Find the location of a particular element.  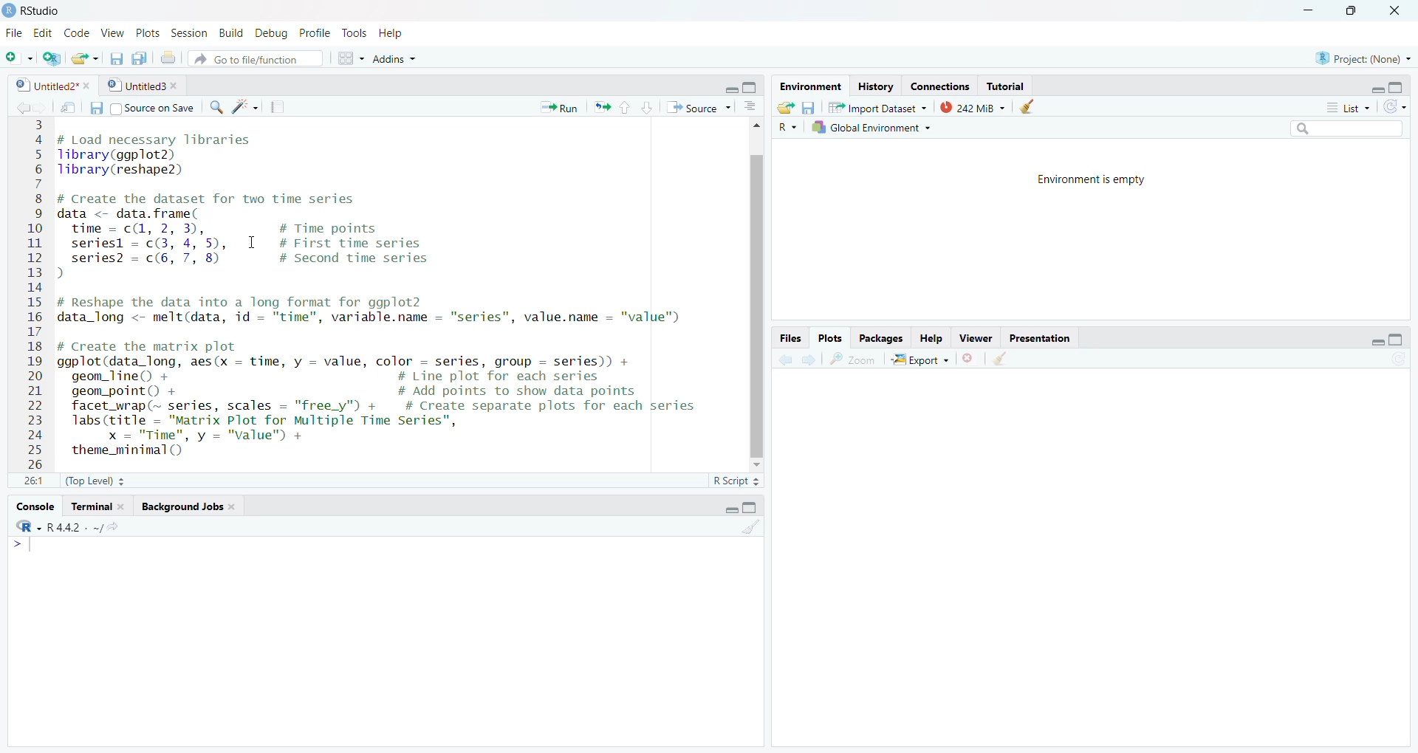

Packages is located at coordinates (880, 338).